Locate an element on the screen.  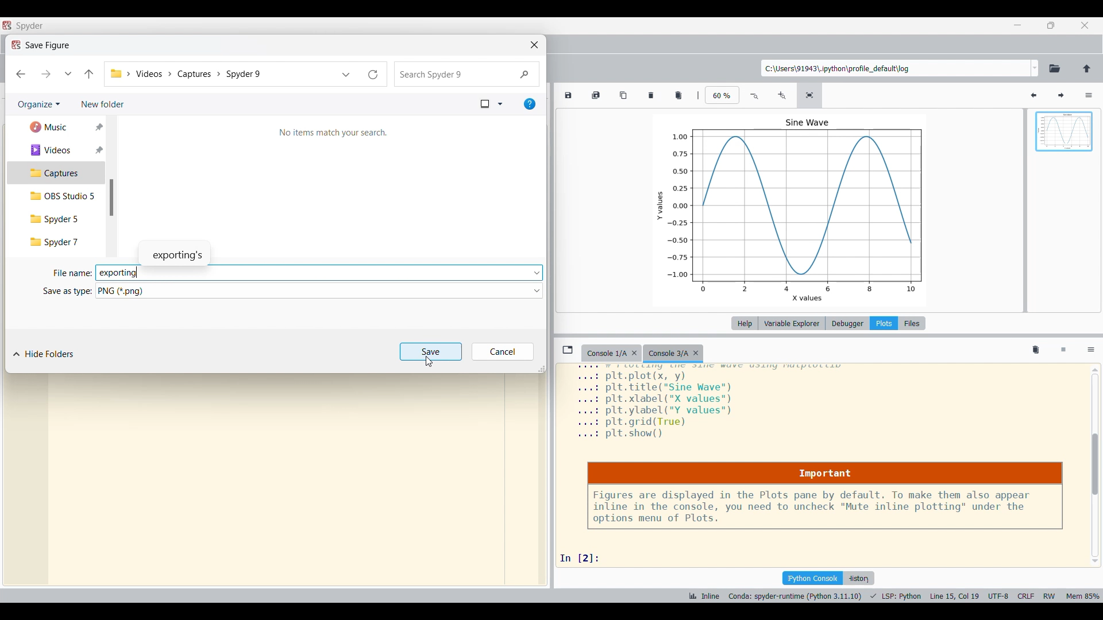
Files is located at coordinates (912, 323).